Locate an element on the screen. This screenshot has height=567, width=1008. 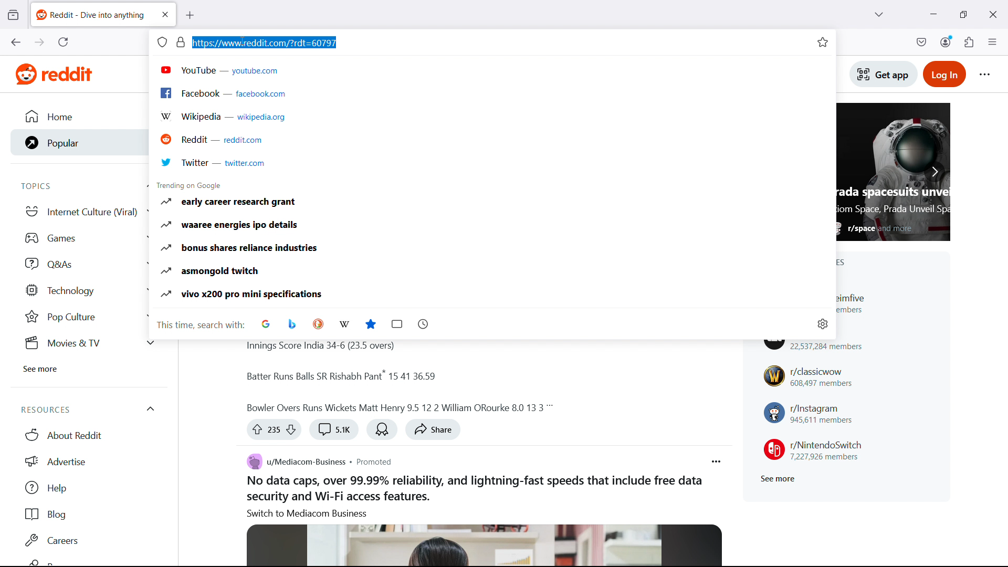
change search settings is located at coordinates (822, 324).